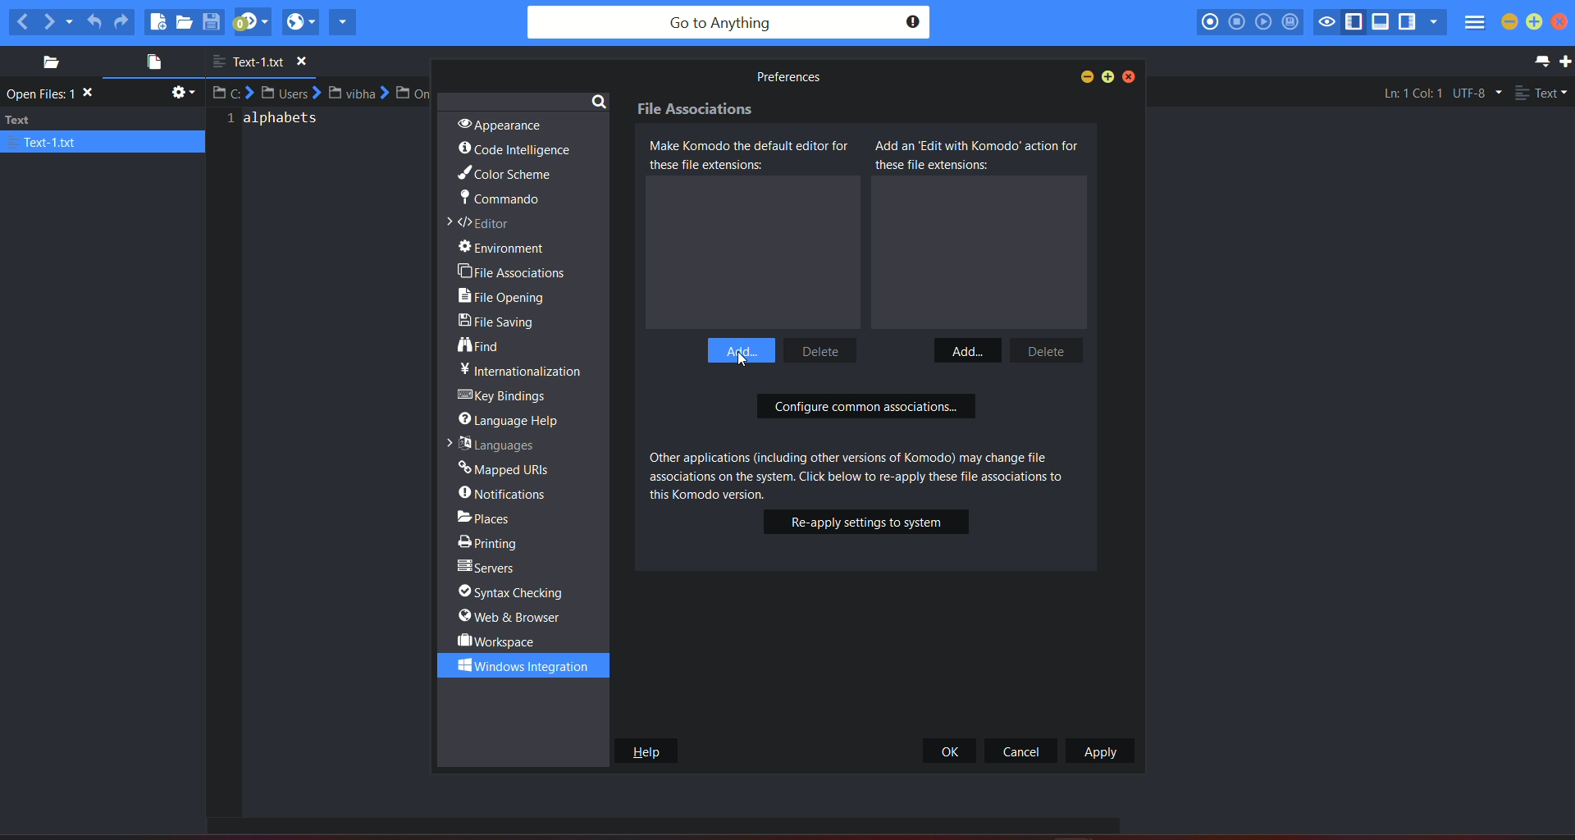  Describe the element at coordinates (489, 568) in the screenshot. I see `servers` at that location.